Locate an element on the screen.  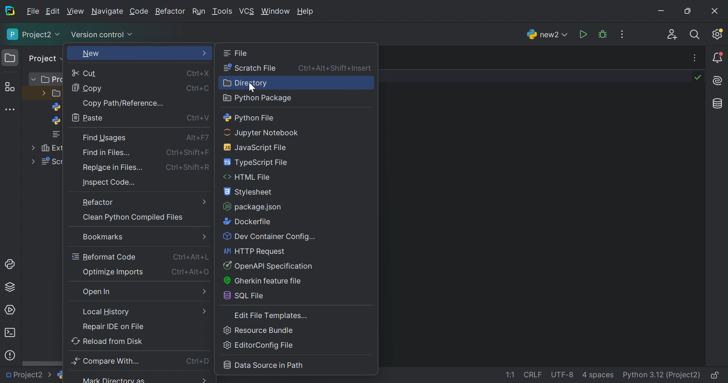
SQL file is located at coordinates (244, 295).